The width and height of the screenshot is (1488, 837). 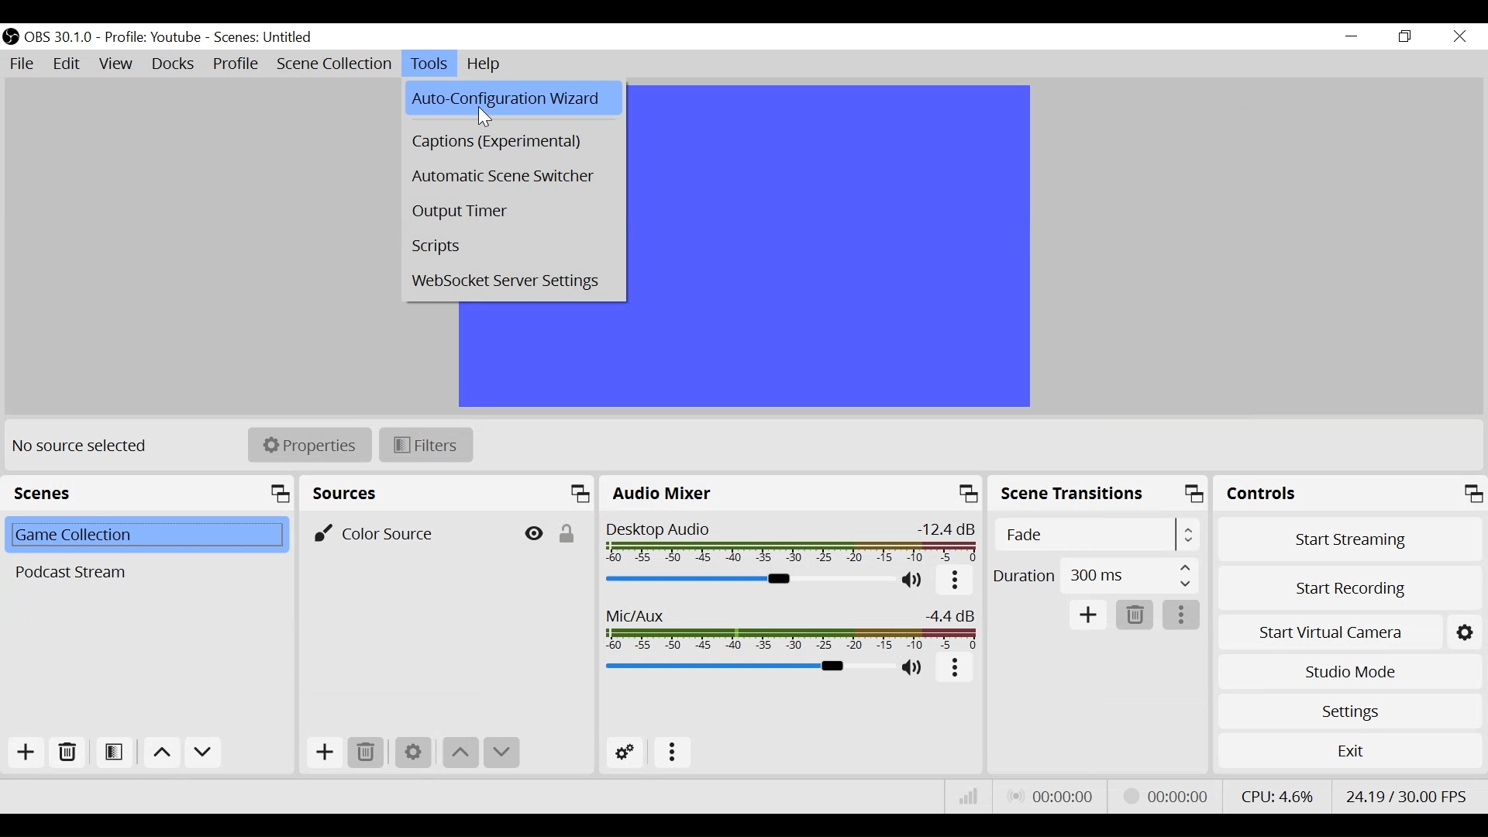 What do you see at coordinates (152, 38) in the screenshot?
I see `profile` at bounding box center [152, 38].